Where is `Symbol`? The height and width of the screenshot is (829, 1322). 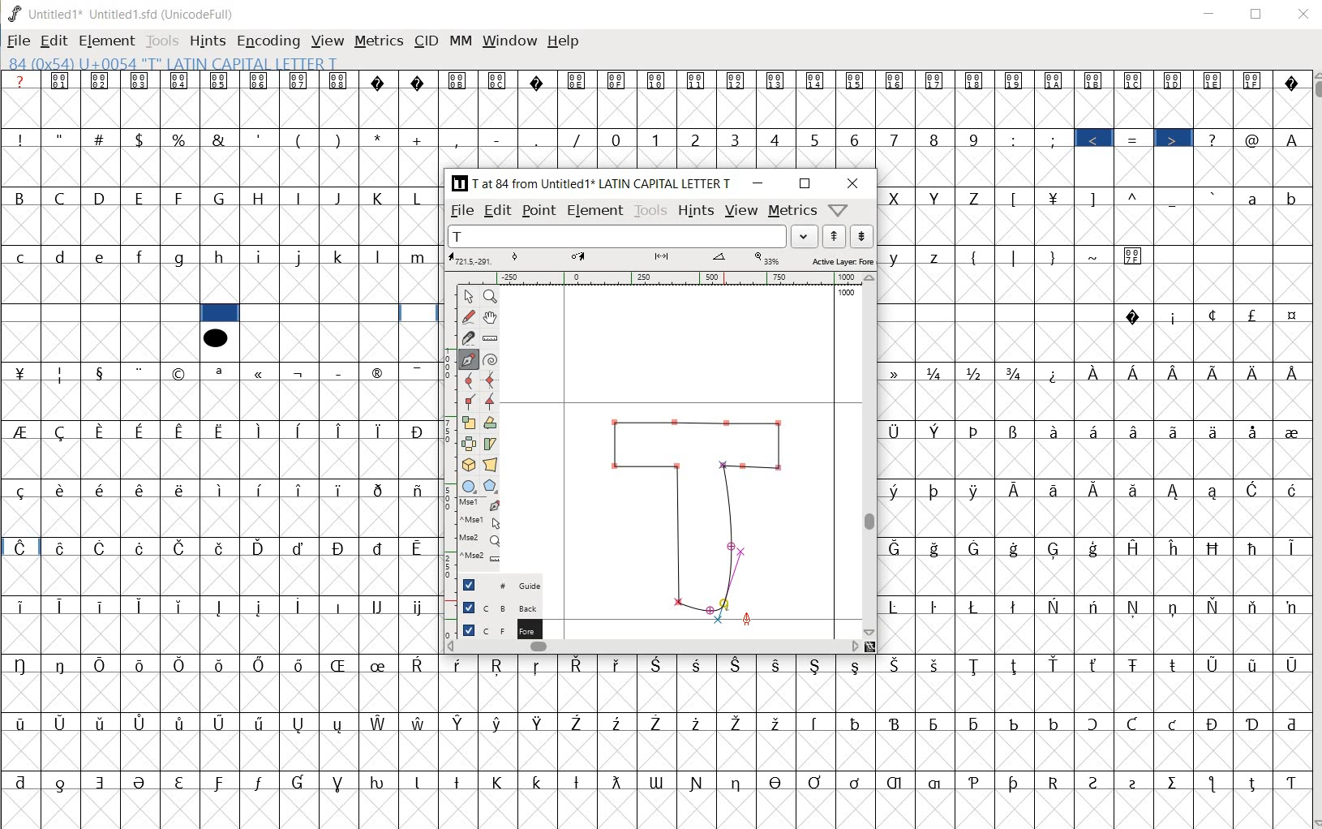 Symbol is located at coordinates (103, 604).